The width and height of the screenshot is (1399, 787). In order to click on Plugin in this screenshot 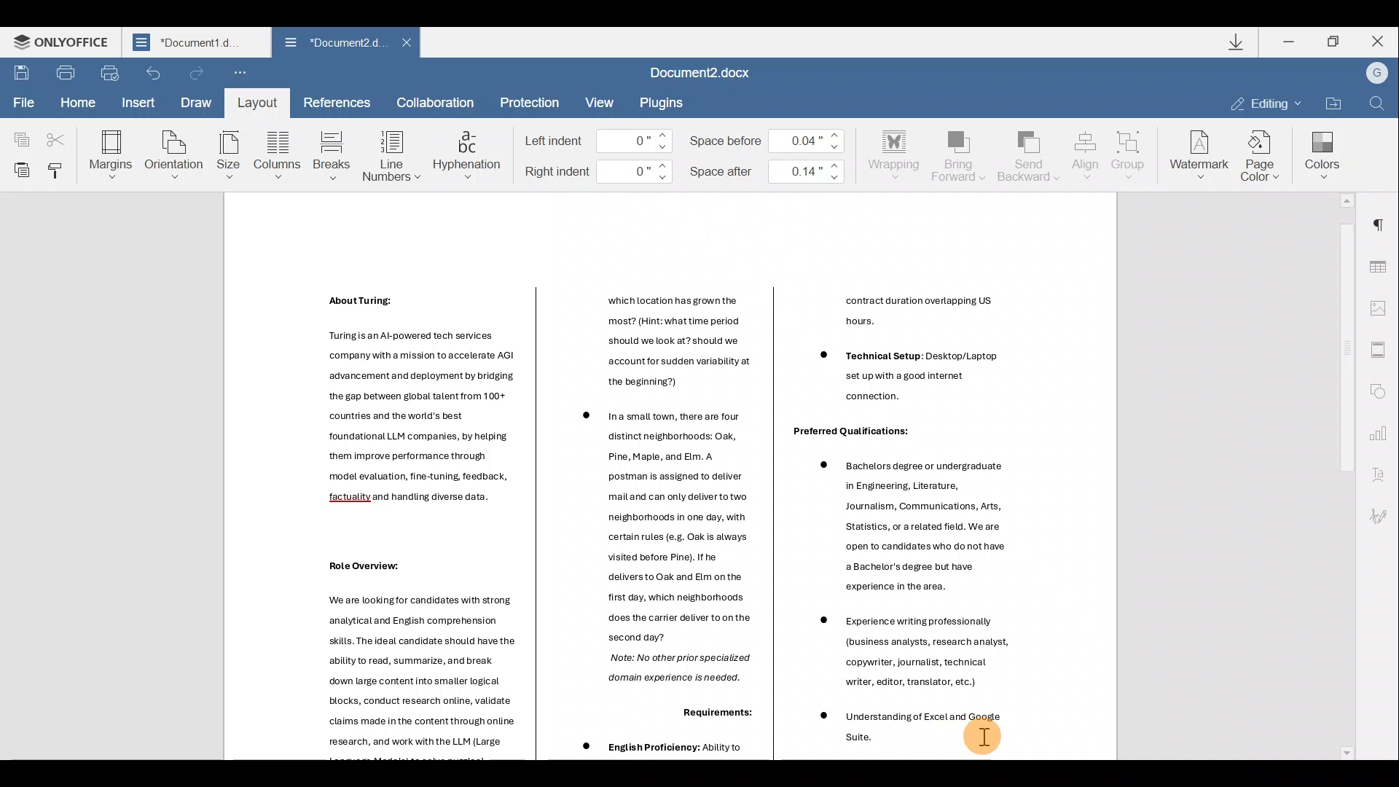, I will do `click(670, 102)`.